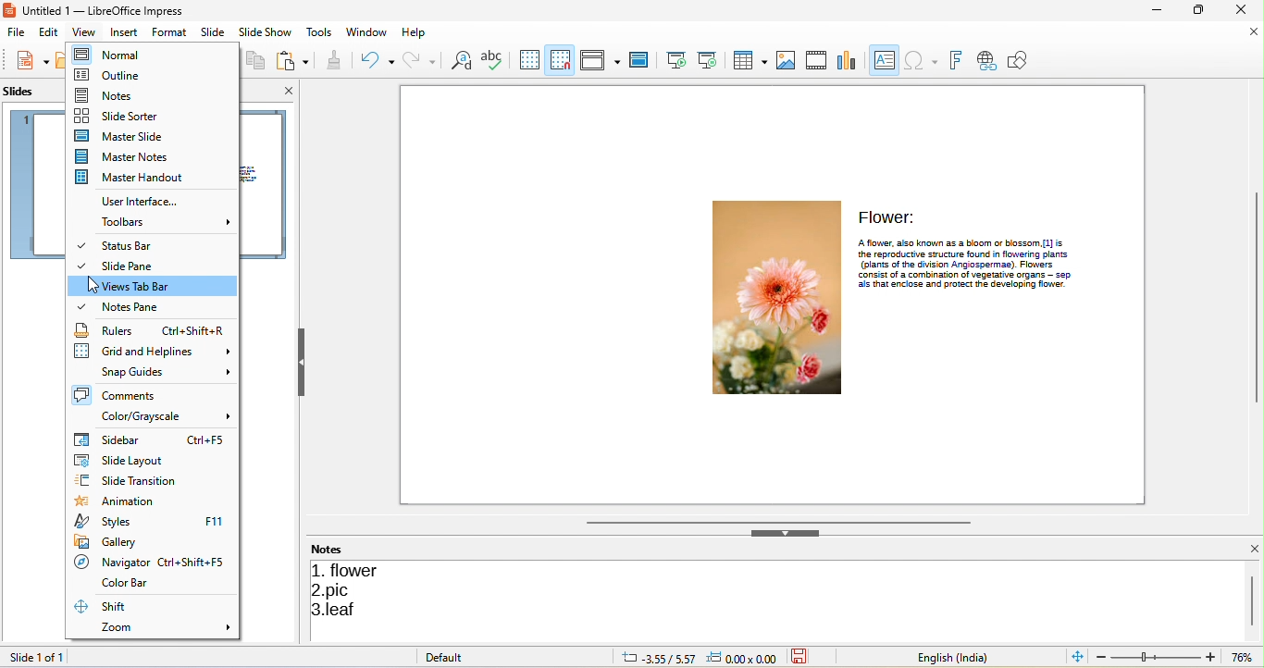 This screenshot has height=668, width=1264. Describe the element at coordinates (966, 254) in the screenshot. I see `the reproductive structure found in flowernng plants` at that location.